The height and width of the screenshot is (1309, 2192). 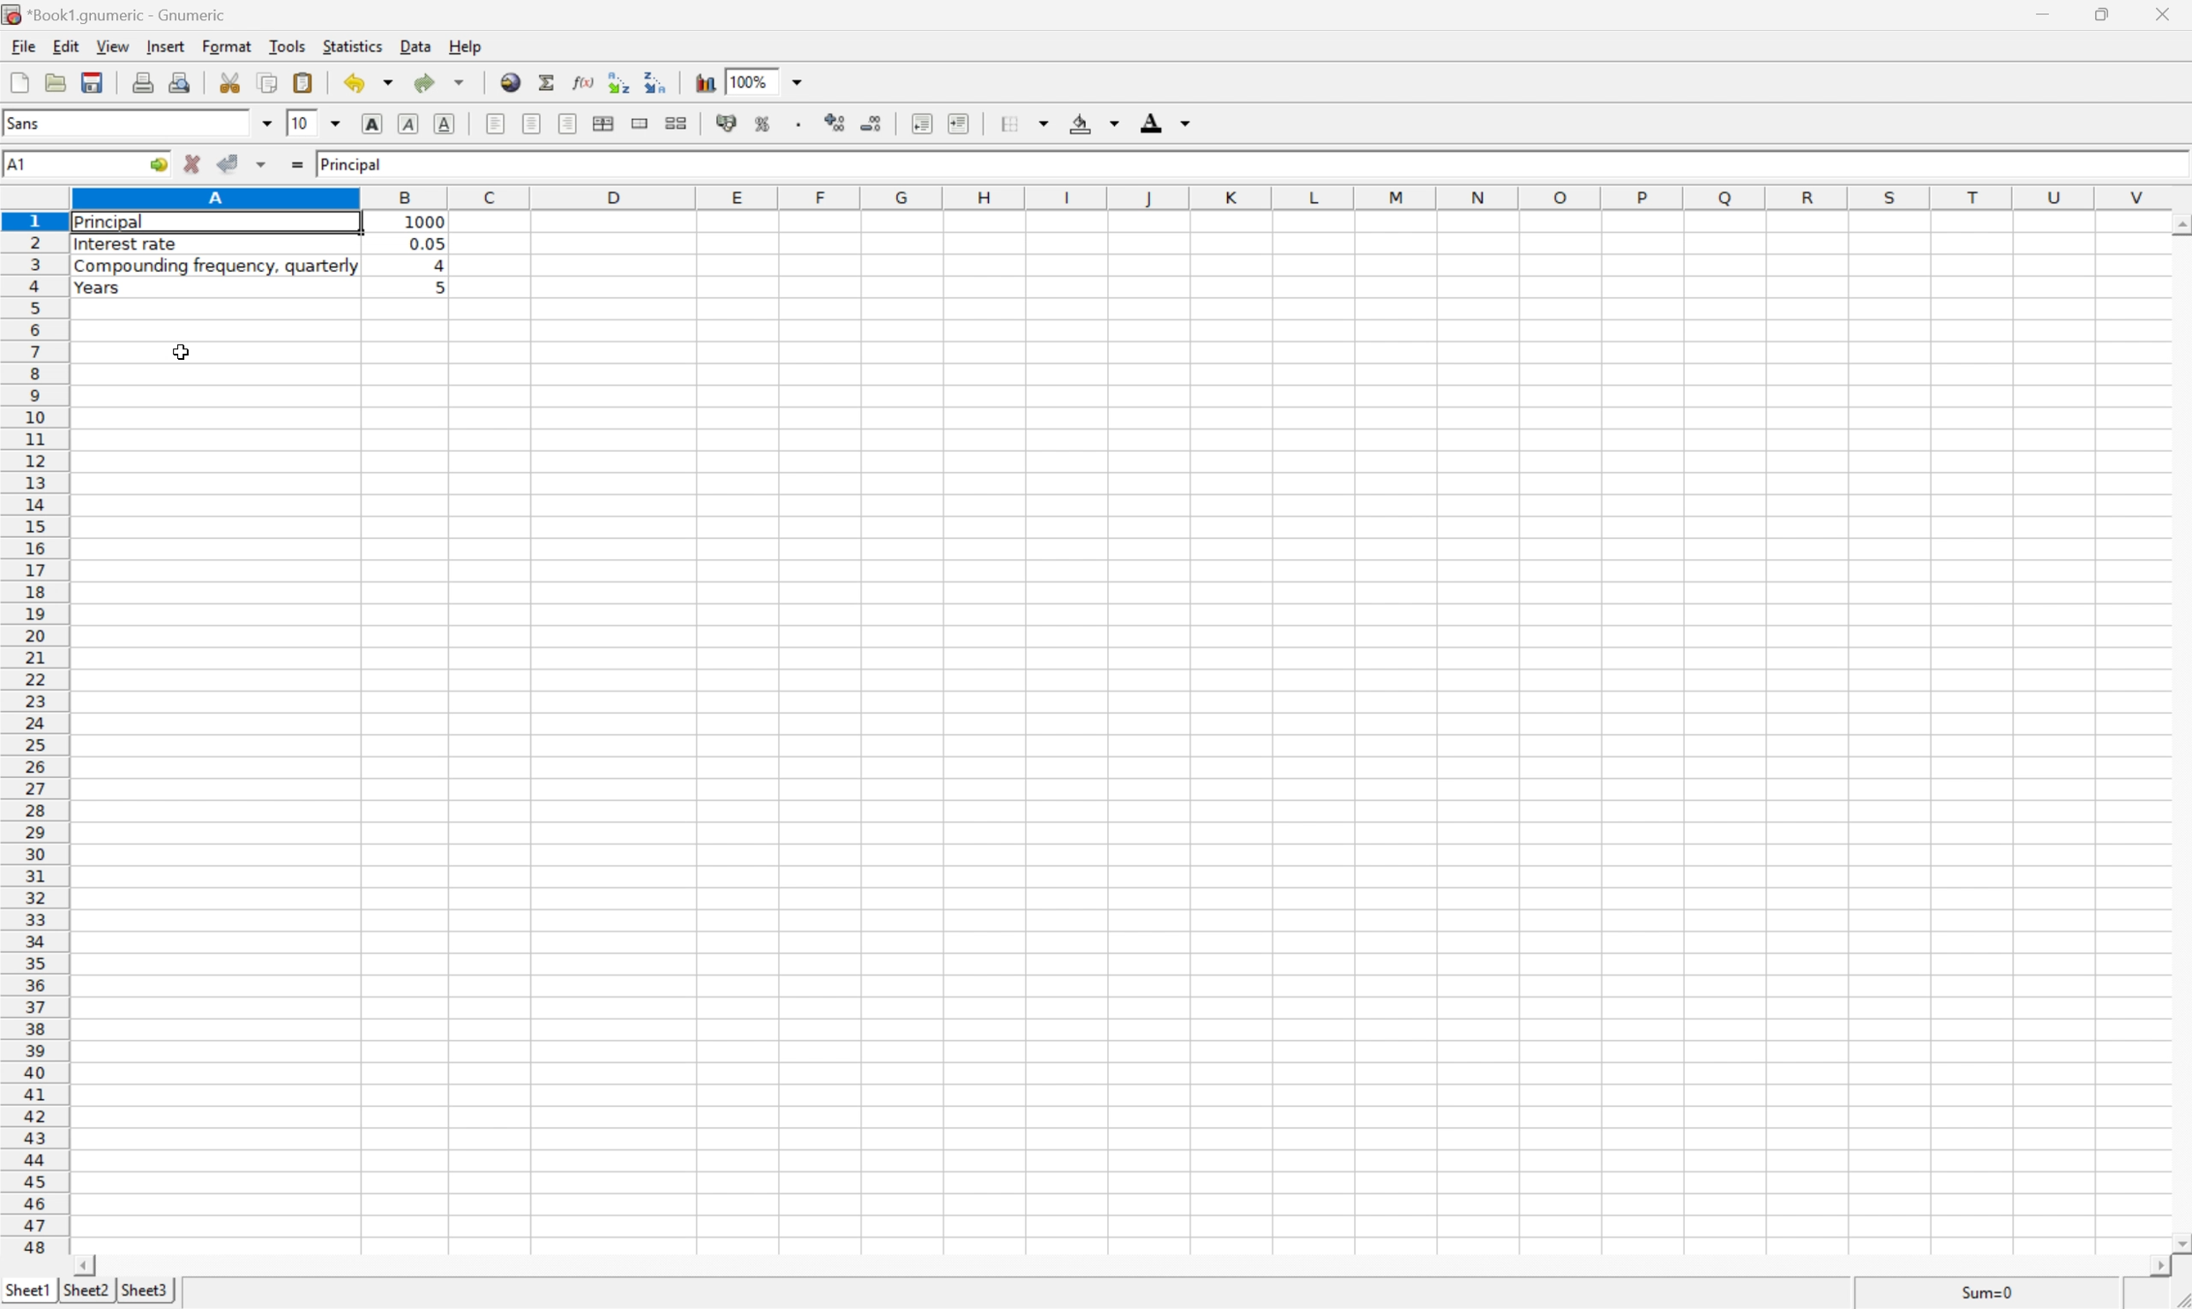 What do you see at coordinates (96, 82) in the screenshot?
I see `save current workbook` at bounding box center [96, 82].